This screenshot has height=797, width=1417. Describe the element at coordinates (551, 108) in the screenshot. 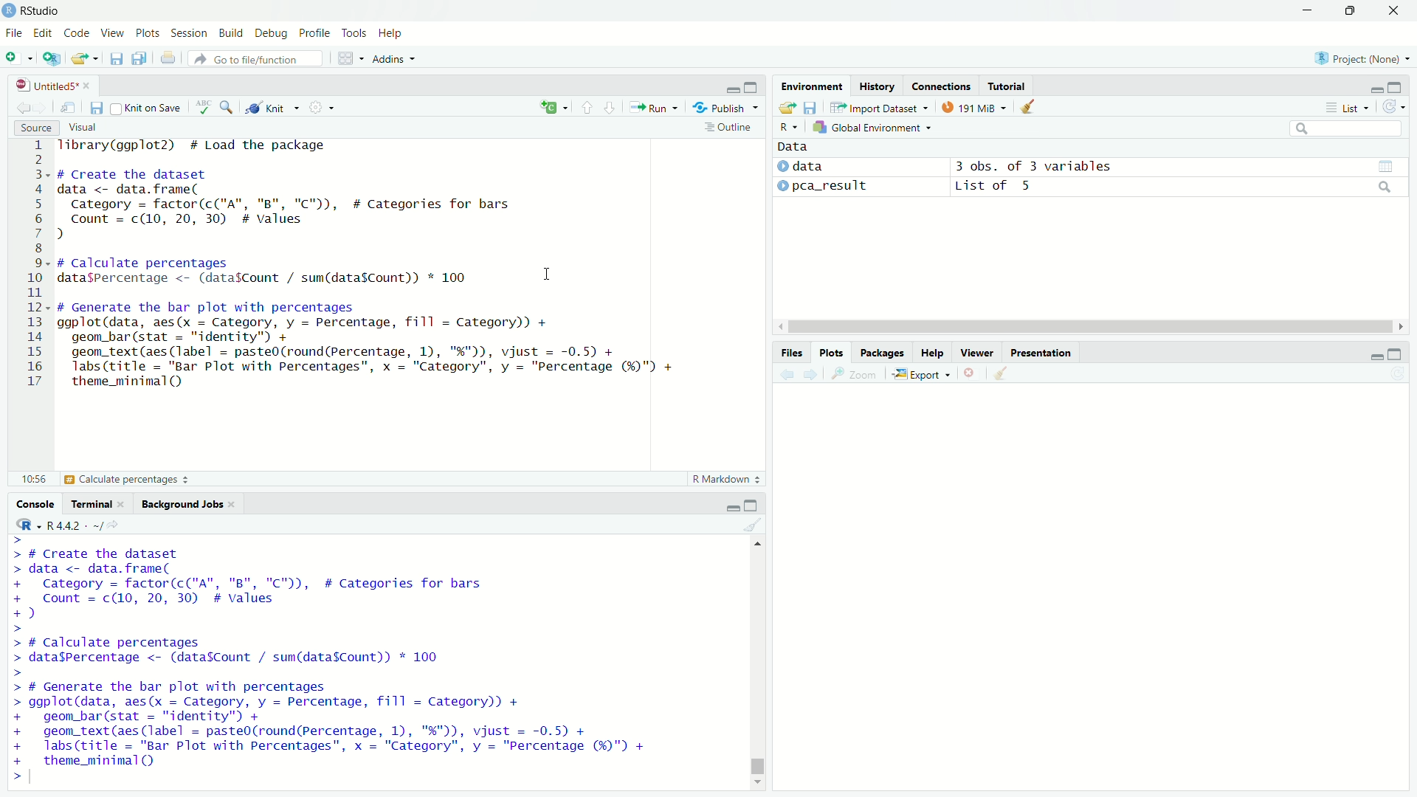

I see `language select` at that location.